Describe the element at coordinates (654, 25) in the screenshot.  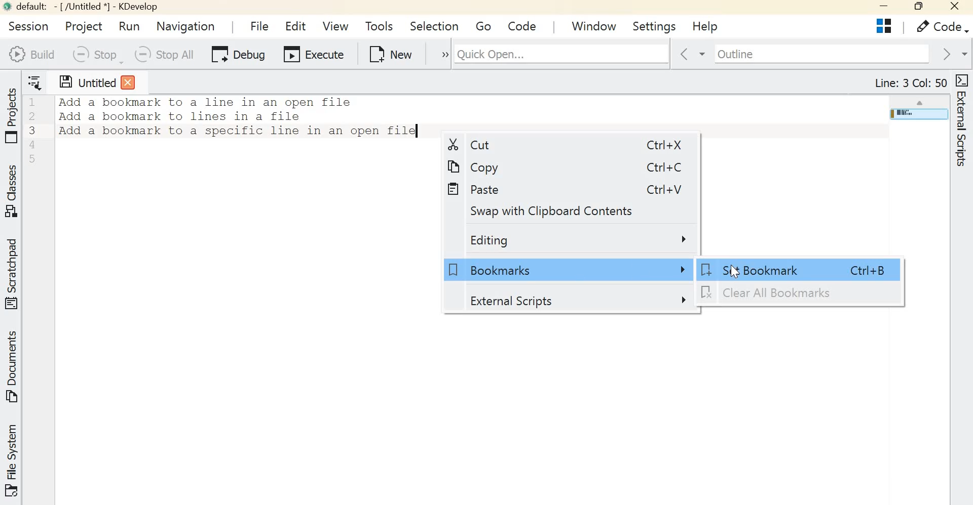
I see `Settings` at that location.